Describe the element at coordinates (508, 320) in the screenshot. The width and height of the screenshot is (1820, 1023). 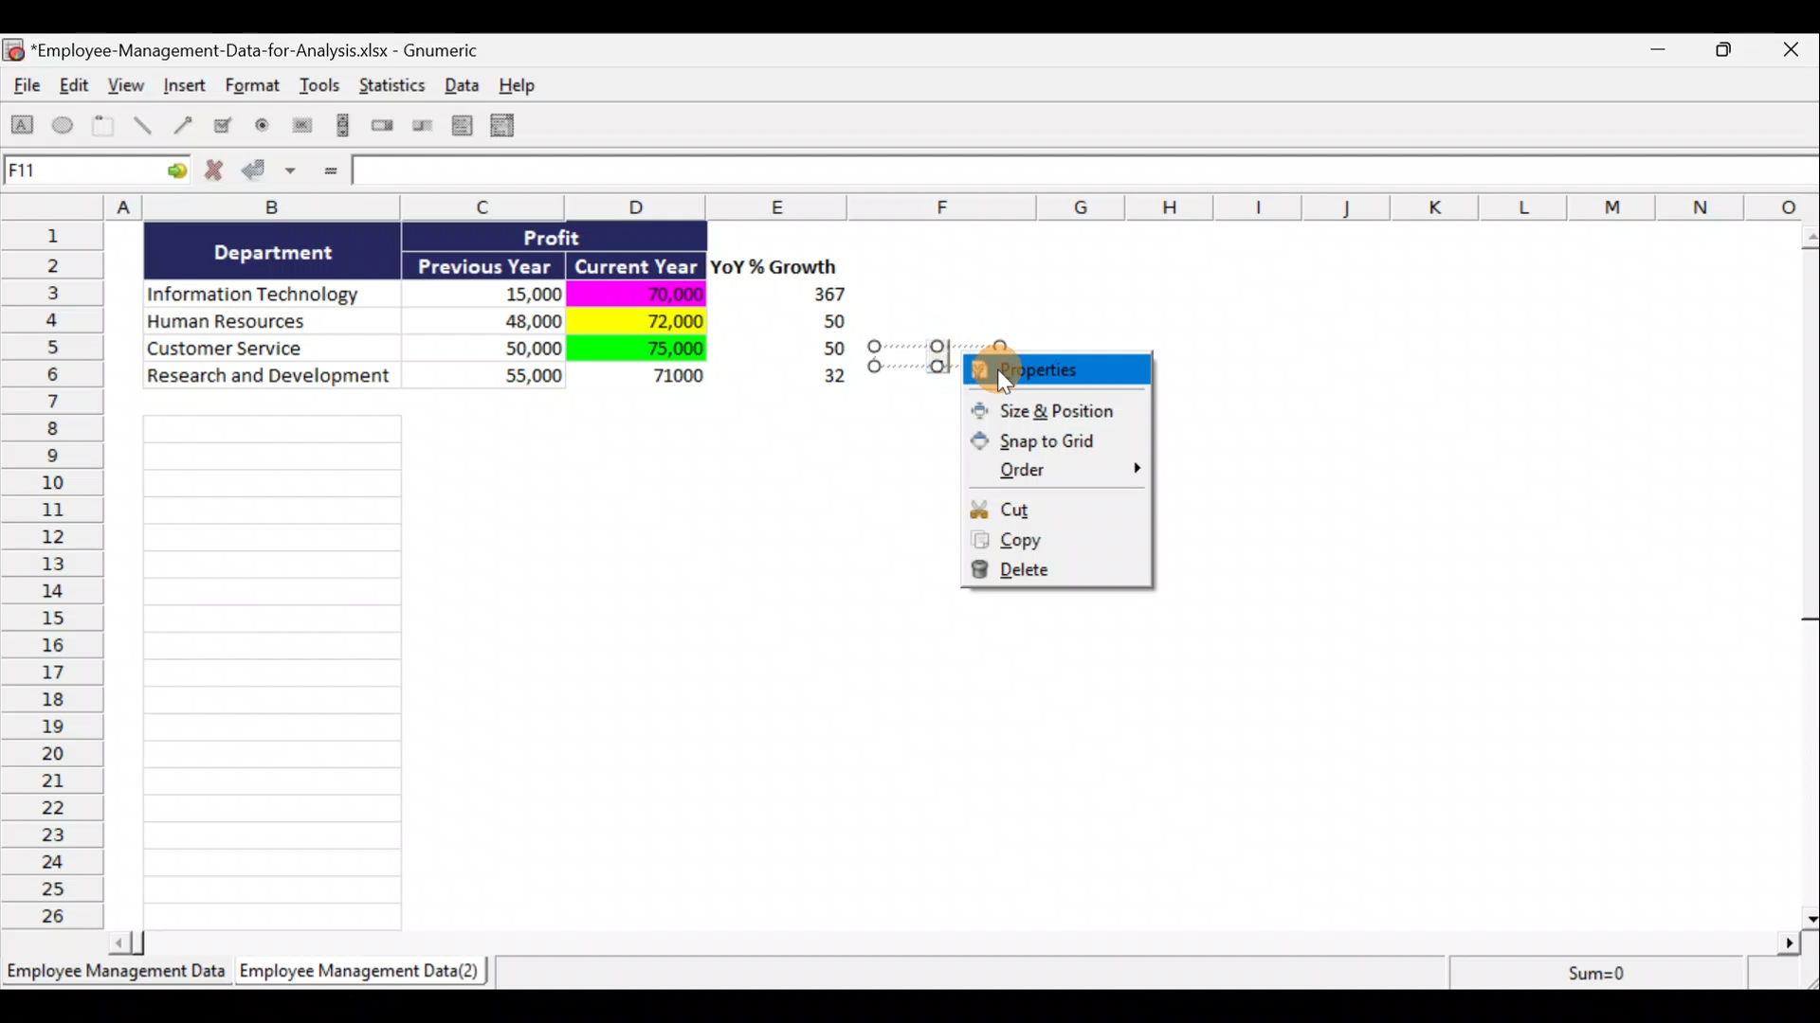
I see `Data` at that location.